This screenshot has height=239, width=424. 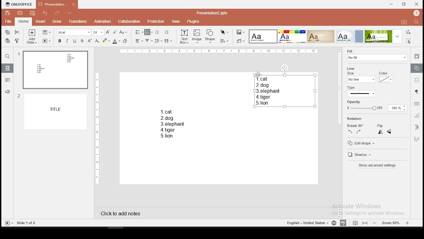 What do you see at coordinates (379, 166) in the screenshot?
I see `advanced settings` at bounding box center [379, 166].